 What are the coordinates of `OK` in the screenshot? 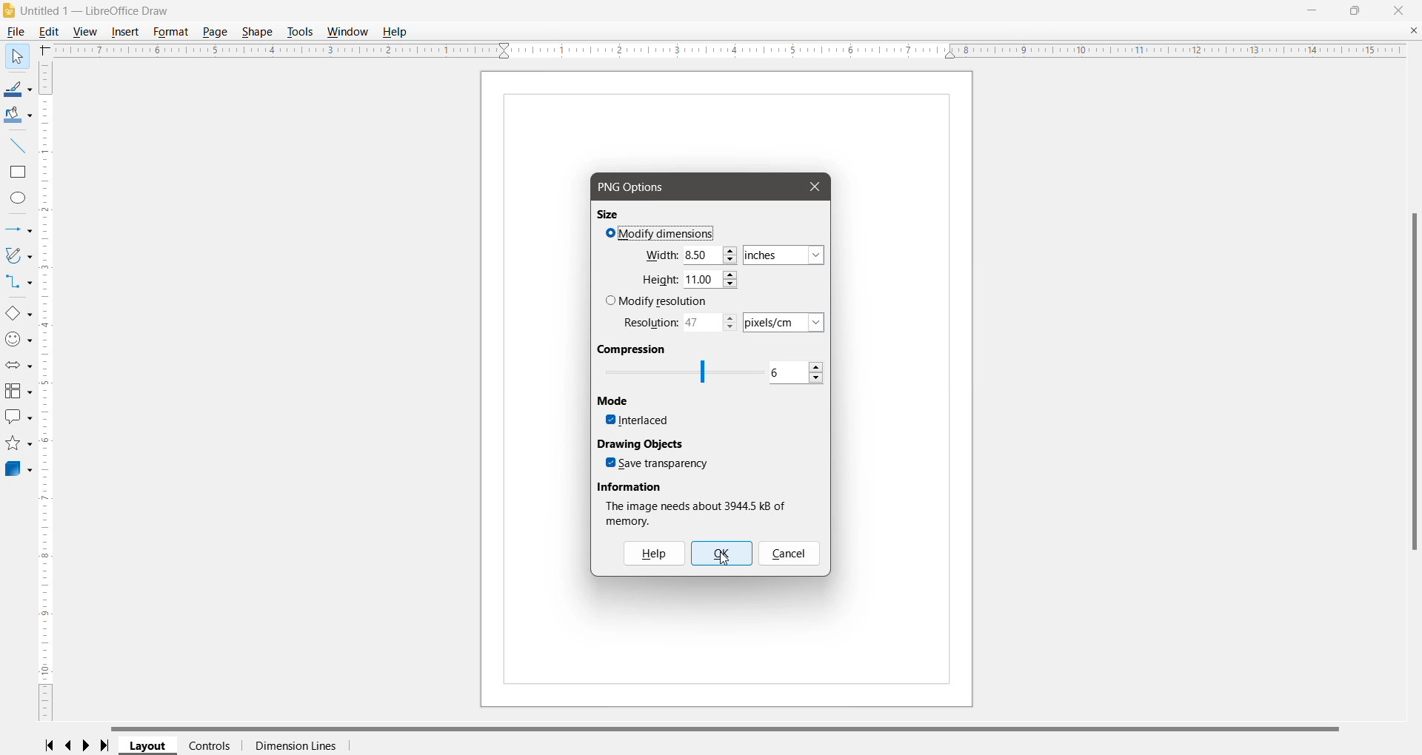 It's located at (721, 554).